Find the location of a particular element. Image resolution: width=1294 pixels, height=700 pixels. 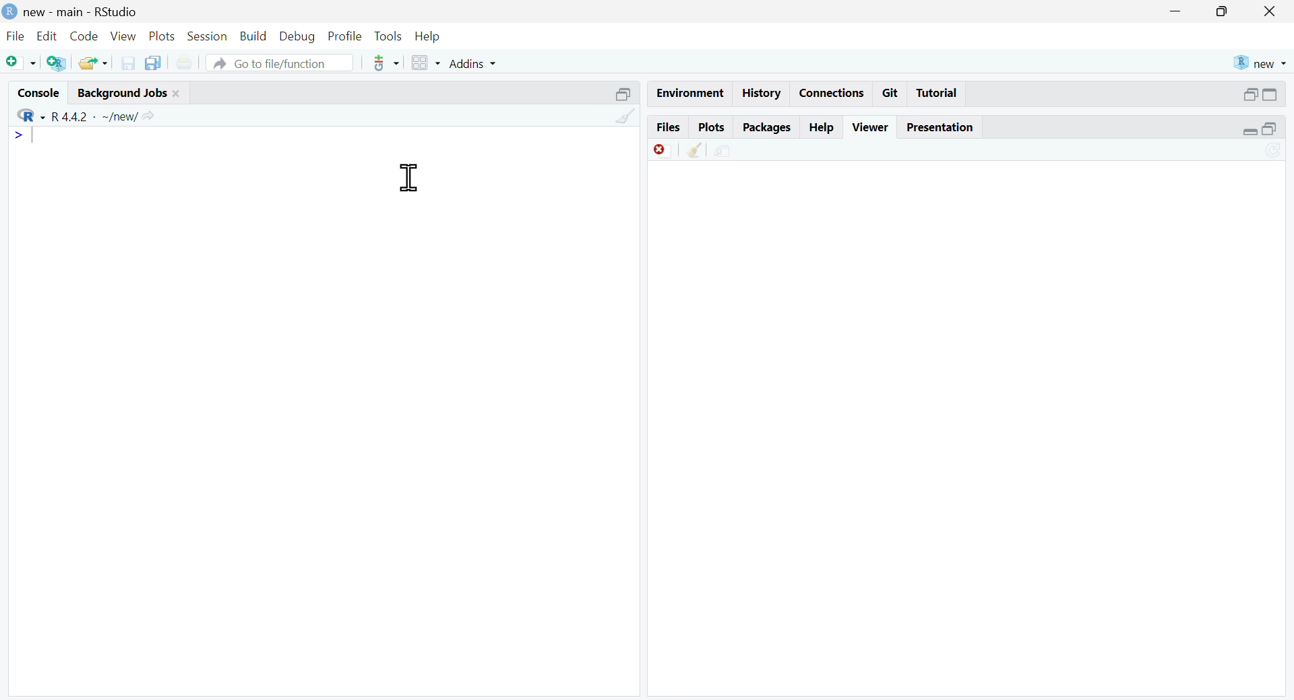

clean is located at coordinates (626, 115).